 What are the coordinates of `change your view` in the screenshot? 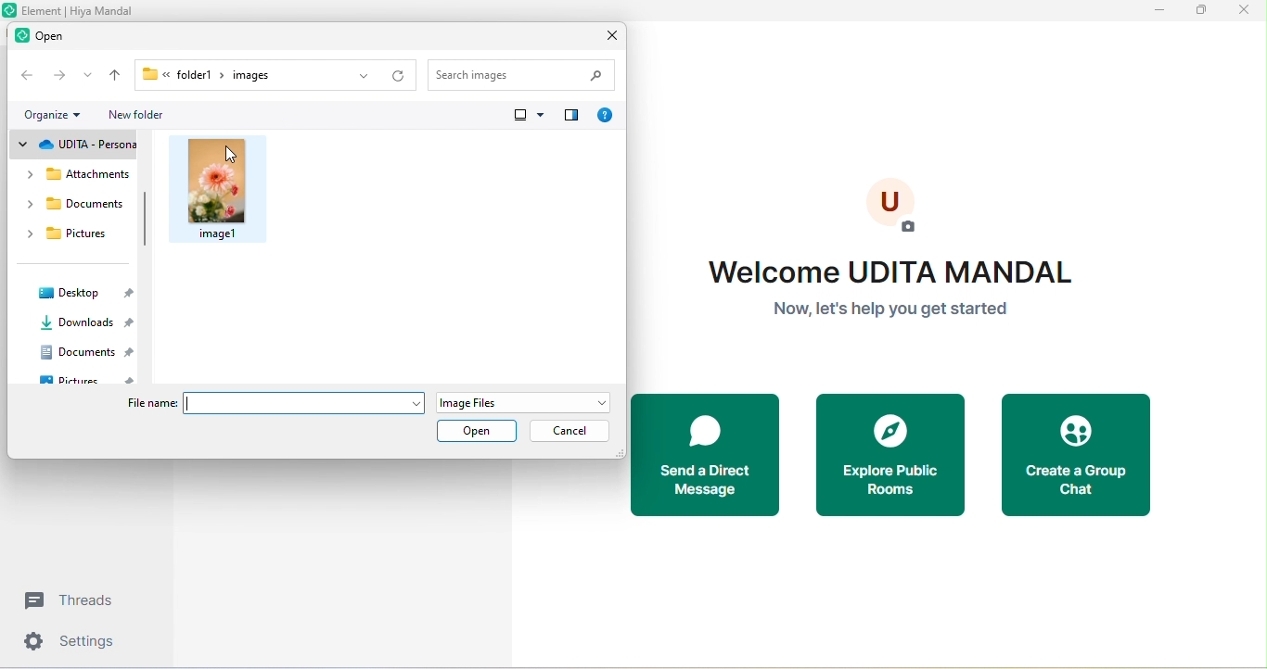 It's located at (527, 117).